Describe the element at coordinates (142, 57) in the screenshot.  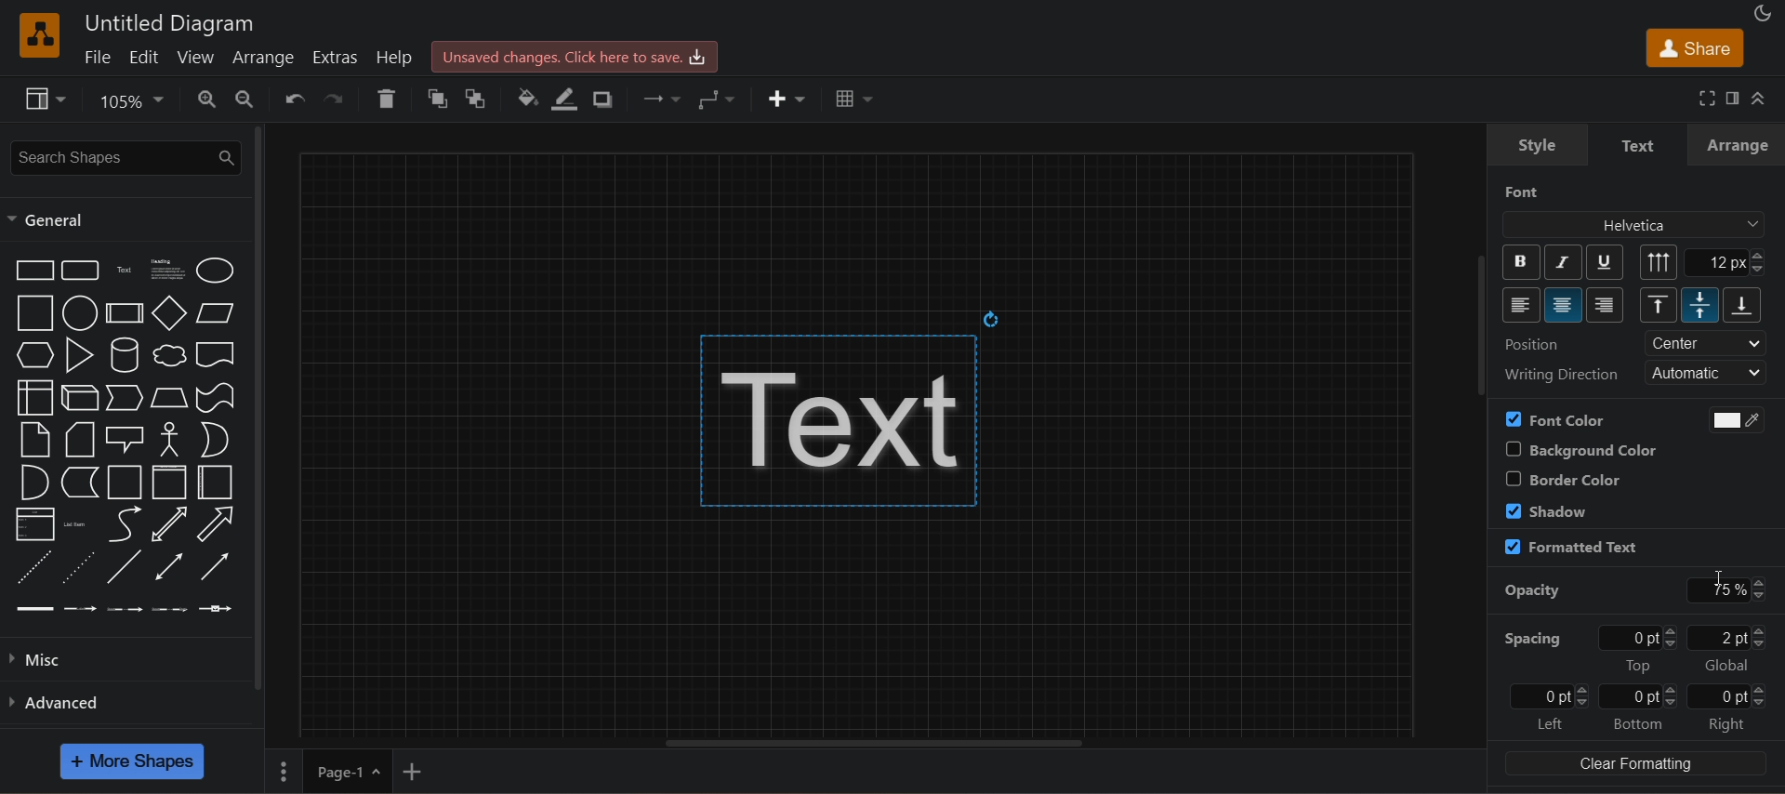
I see `edit` at that location.